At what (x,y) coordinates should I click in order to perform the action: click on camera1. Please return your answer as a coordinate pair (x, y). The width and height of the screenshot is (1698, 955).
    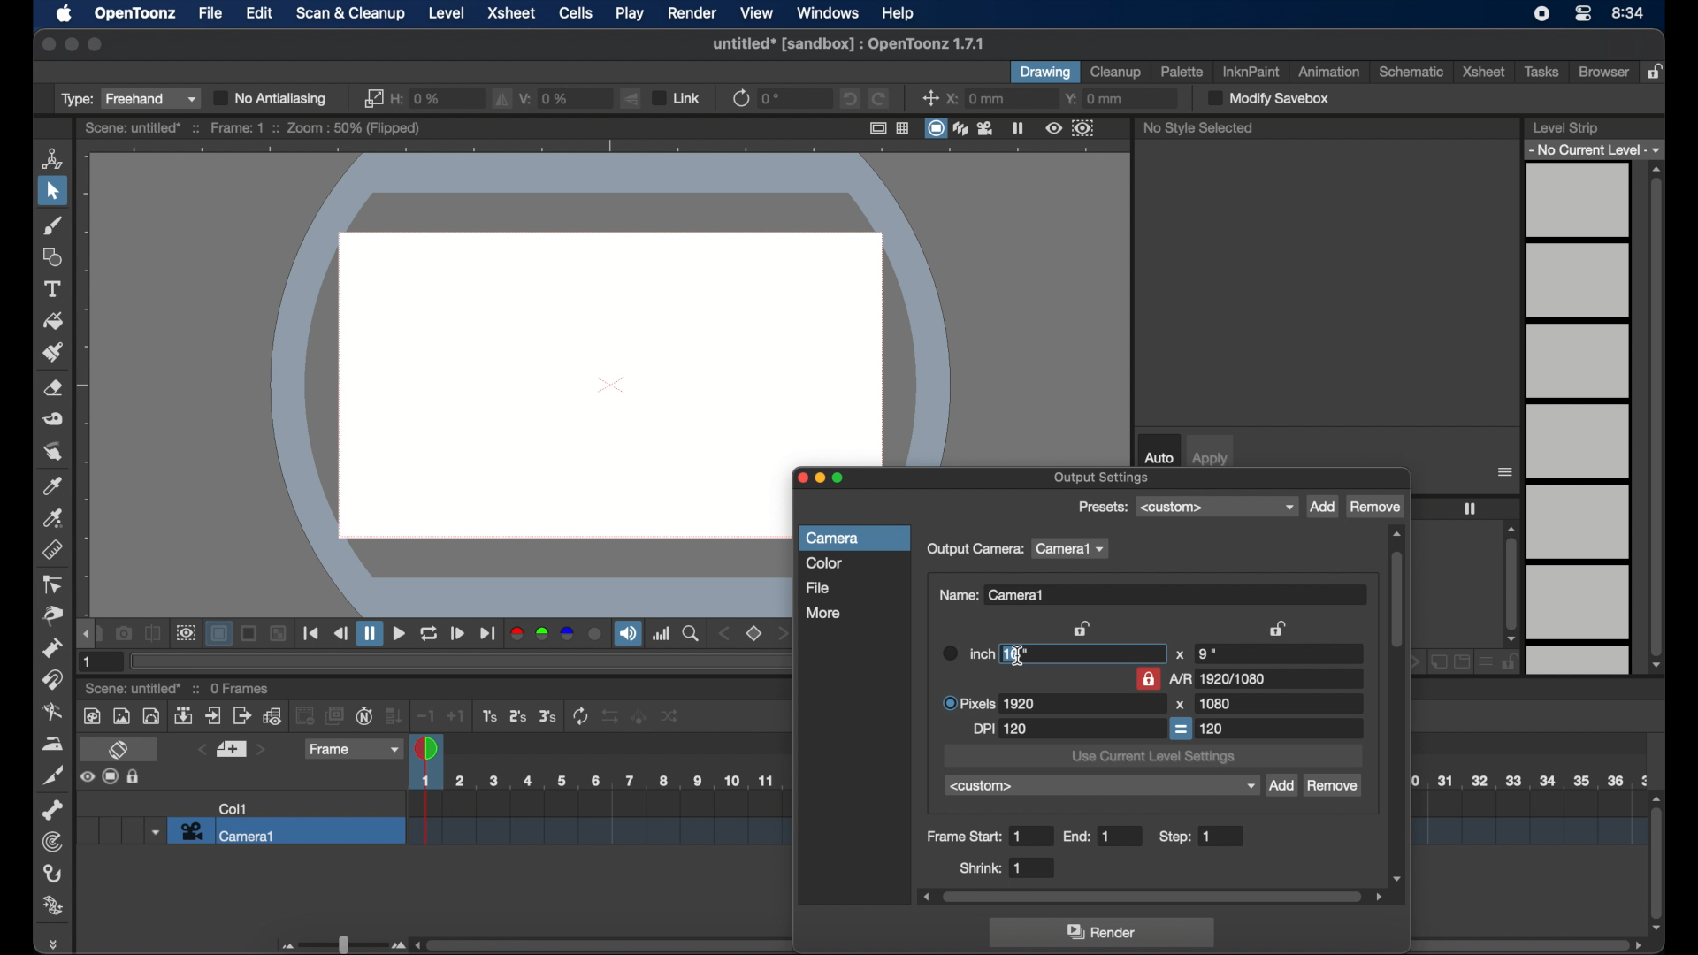
    Looking at the image, I should click on (1073, 549).